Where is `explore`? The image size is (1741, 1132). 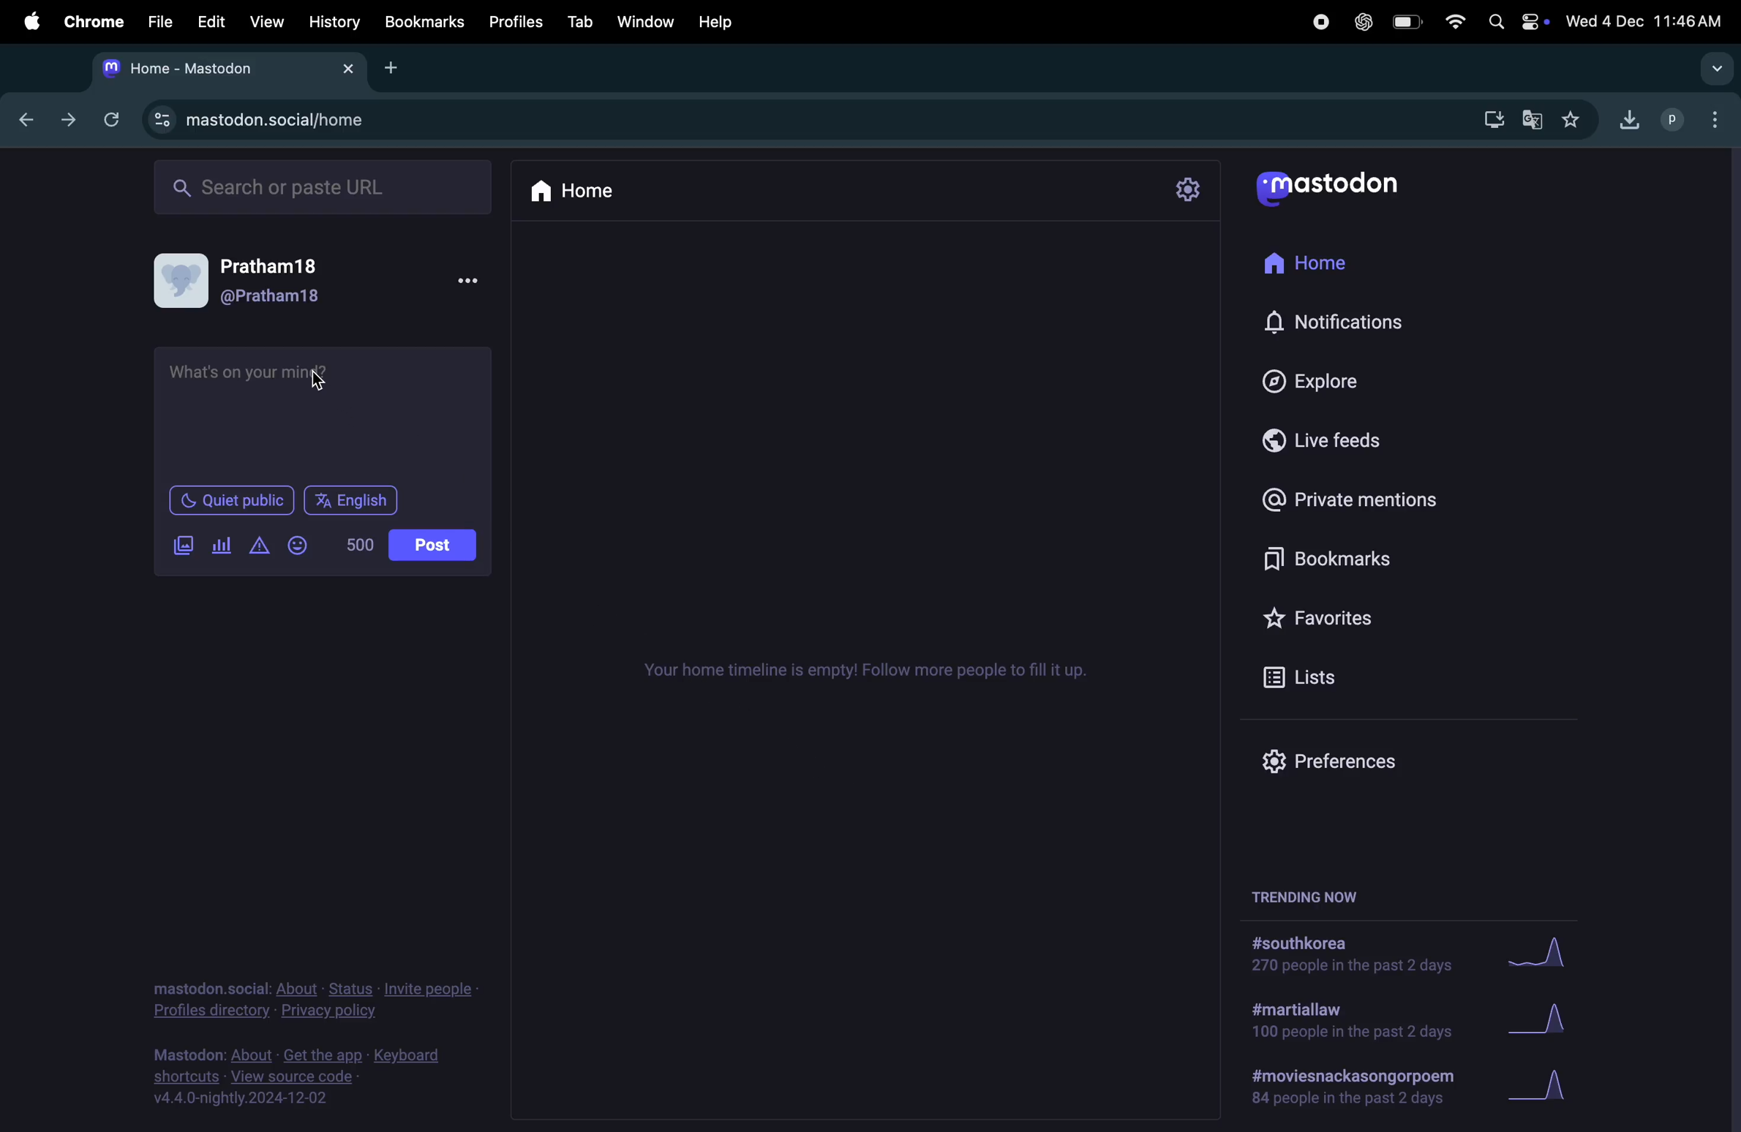 explore is located at coordinates (1316, 383).